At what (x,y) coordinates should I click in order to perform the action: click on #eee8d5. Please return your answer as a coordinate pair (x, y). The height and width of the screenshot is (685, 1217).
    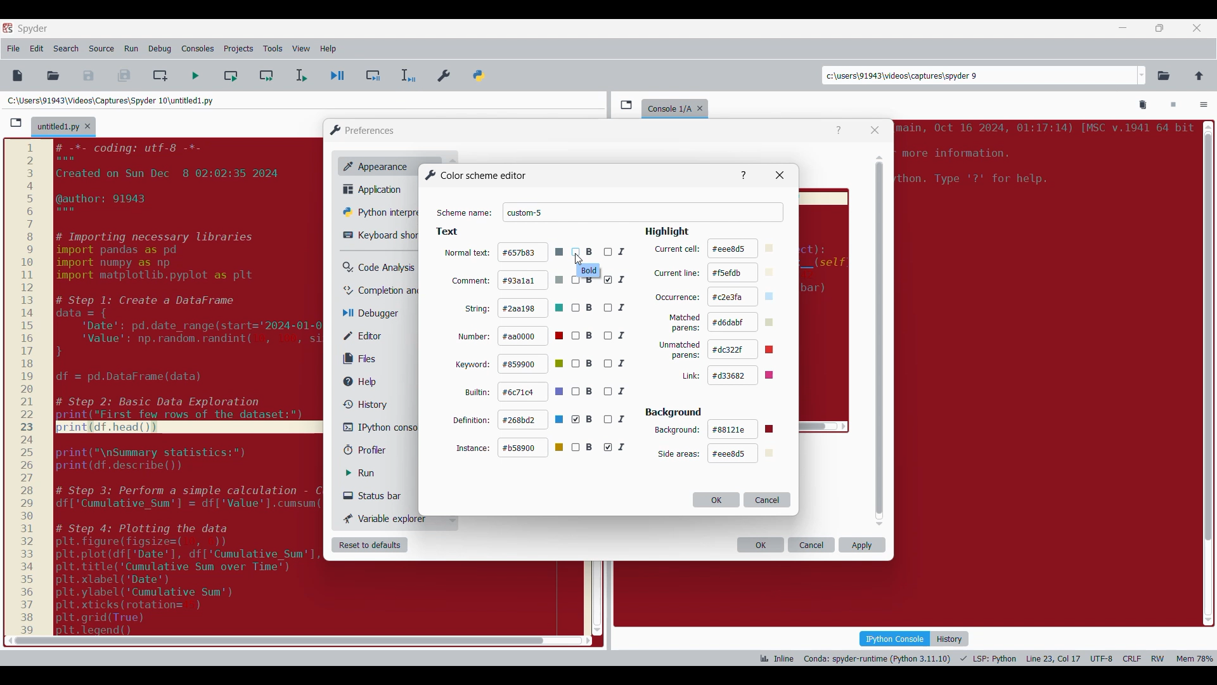
    Looking at the image, I should click on (740, 453).